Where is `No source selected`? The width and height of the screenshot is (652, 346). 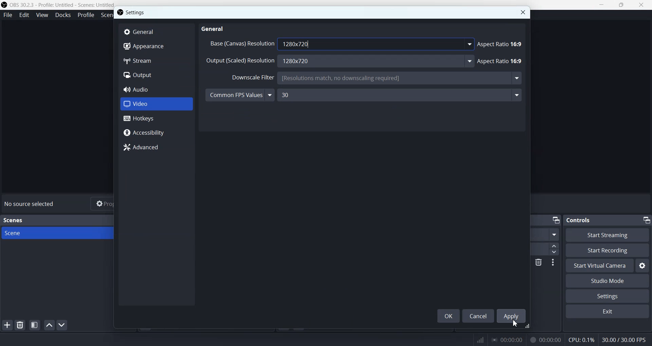
No source selected is located at coordinates (31, 205).